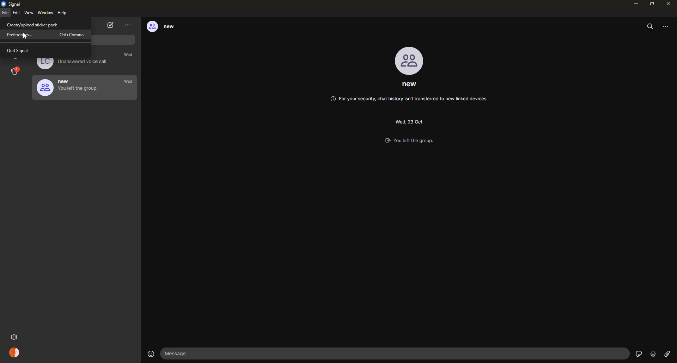 This screenshot has width=677, height=363. What do you see at coordinates (668, 26) in the screenshot?
I see `more` at bounding box center [668, 26].